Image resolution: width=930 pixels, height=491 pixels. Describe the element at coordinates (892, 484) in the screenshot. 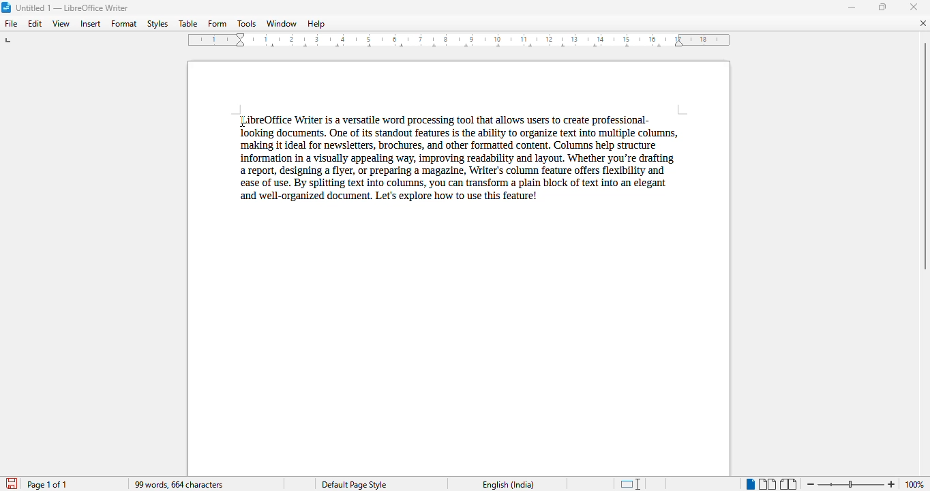

I see `zoom in` at that location.